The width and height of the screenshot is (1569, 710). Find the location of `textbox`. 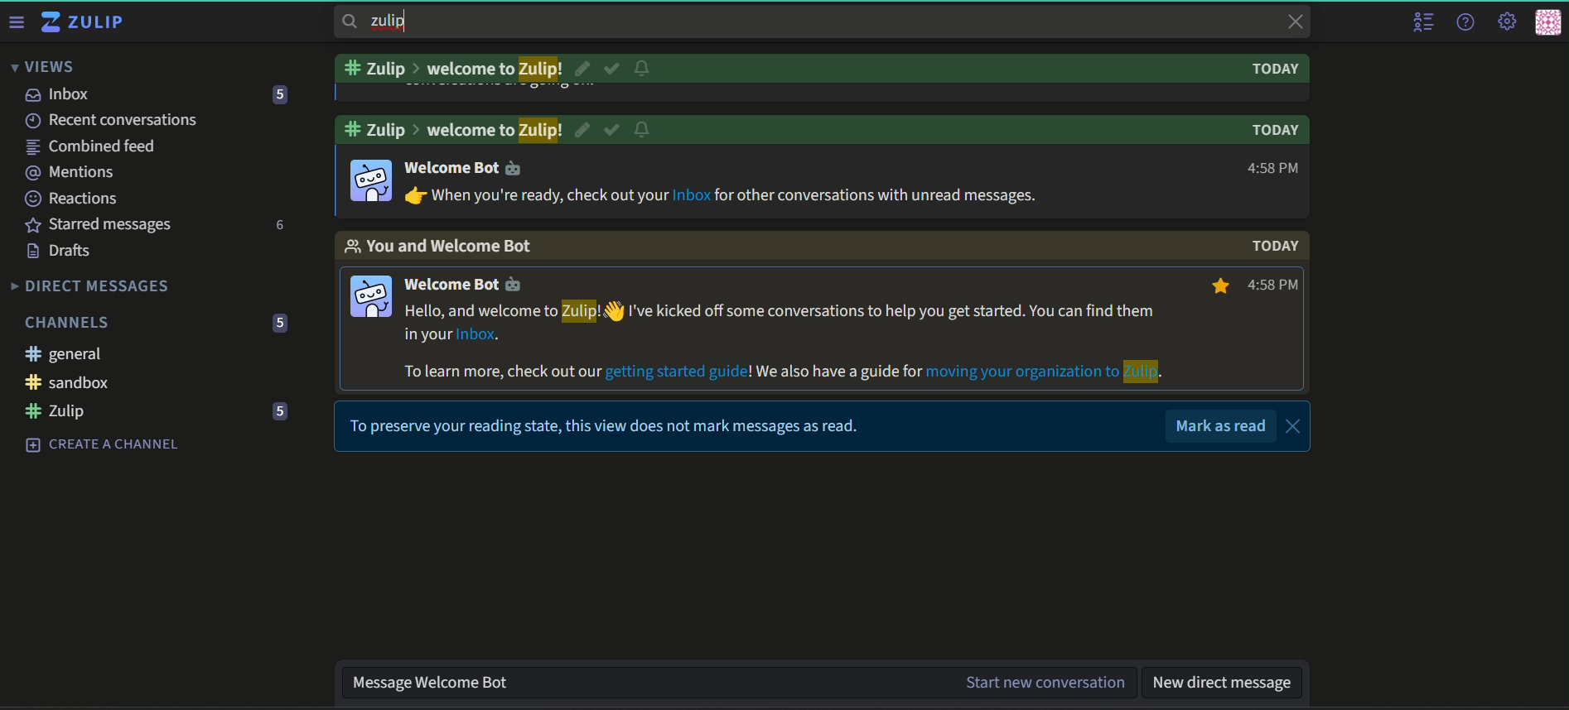

textbox is located at coordinates (741, 682).